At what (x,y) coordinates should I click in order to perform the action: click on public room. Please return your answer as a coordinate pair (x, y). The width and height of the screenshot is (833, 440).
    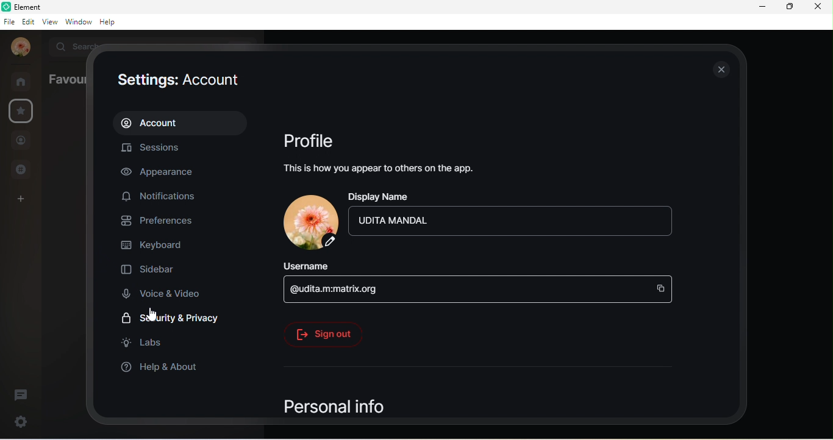
    Looking at the image, I should click on (25, 169).